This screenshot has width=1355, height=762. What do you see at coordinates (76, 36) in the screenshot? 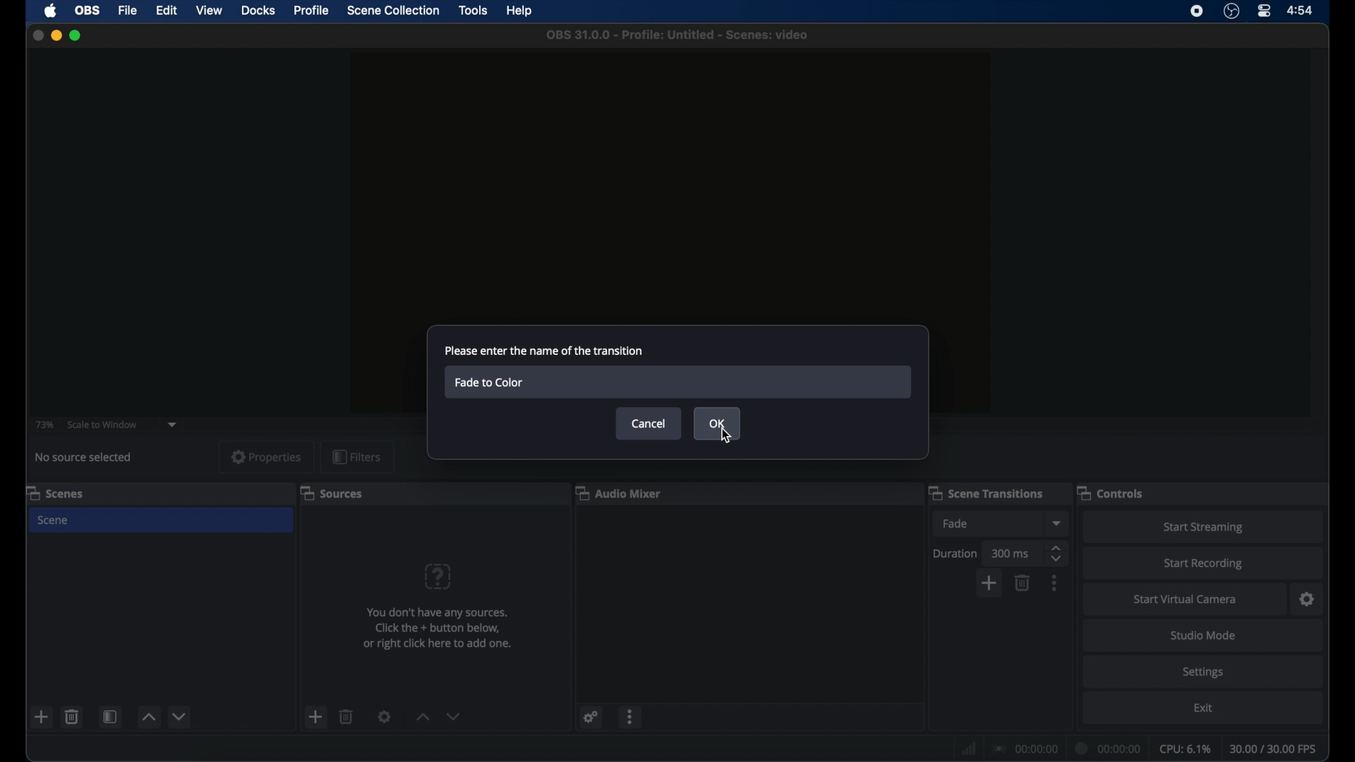
I see `maximize` at bounding box center [76, 36].